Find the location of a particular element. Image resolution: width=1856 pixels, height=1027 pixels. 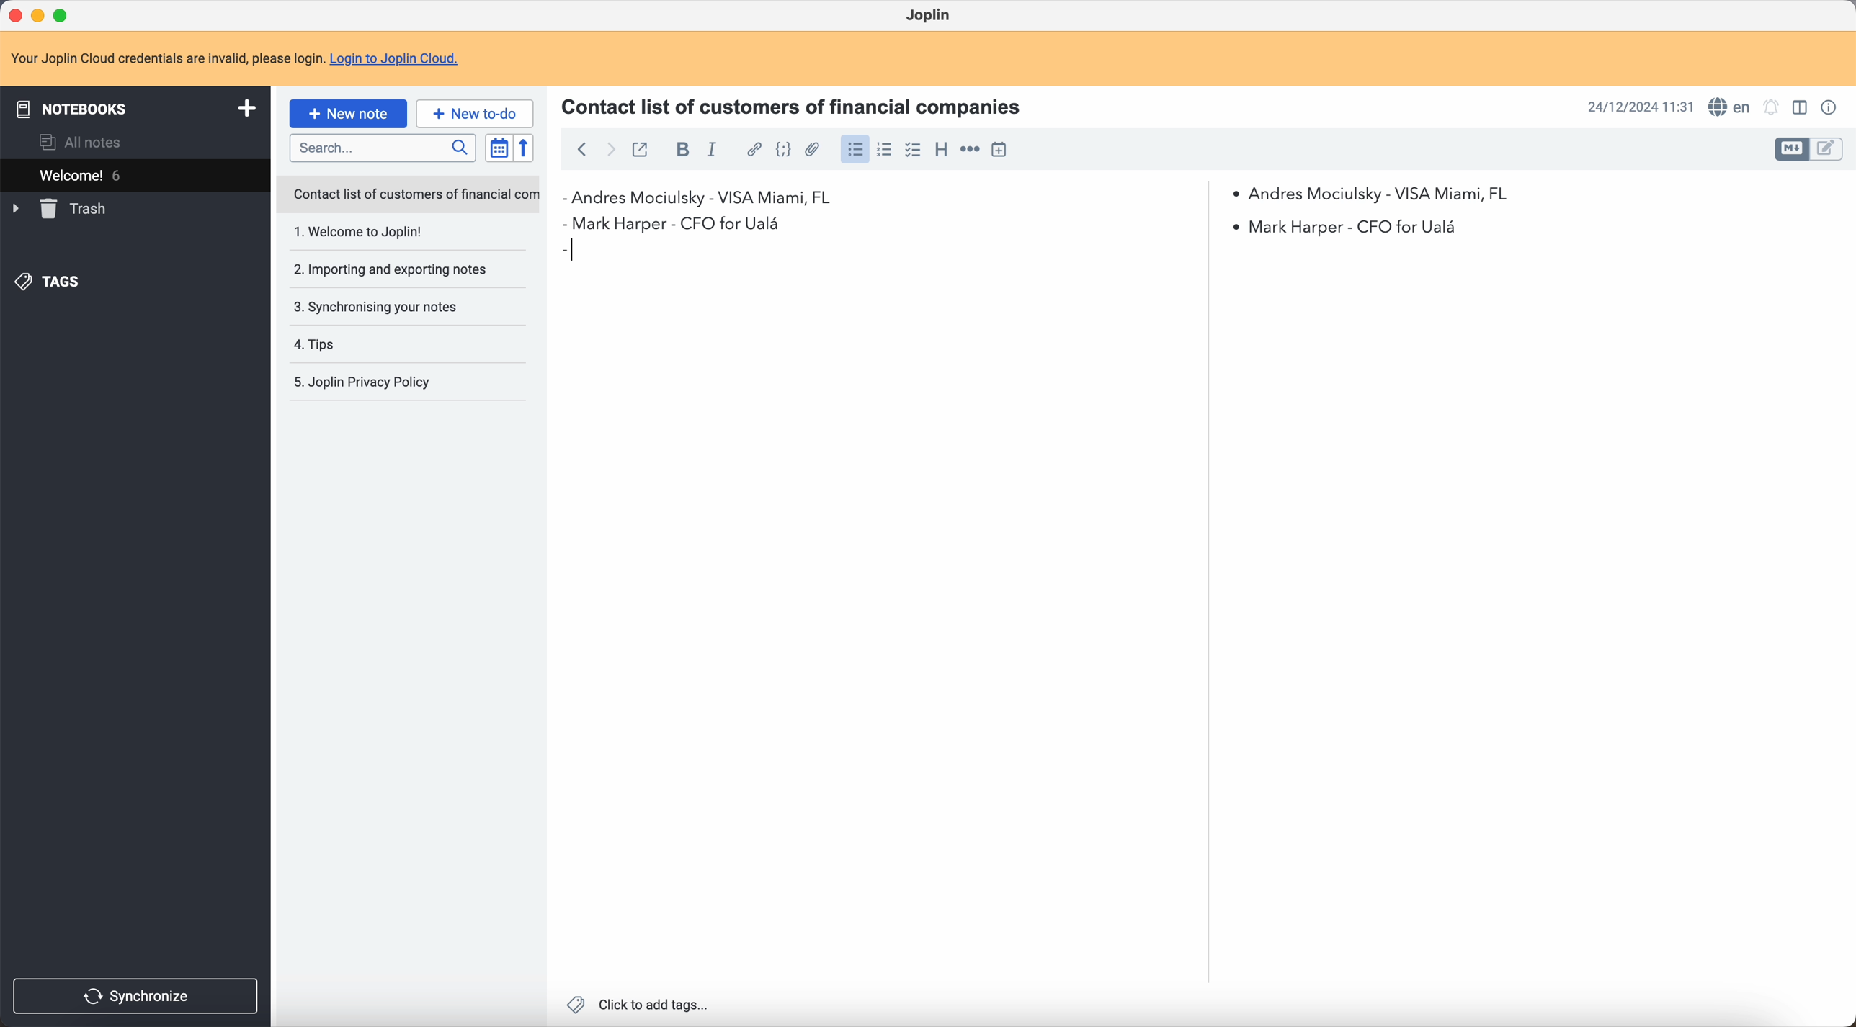

bold is located at coordinates (681, 150).